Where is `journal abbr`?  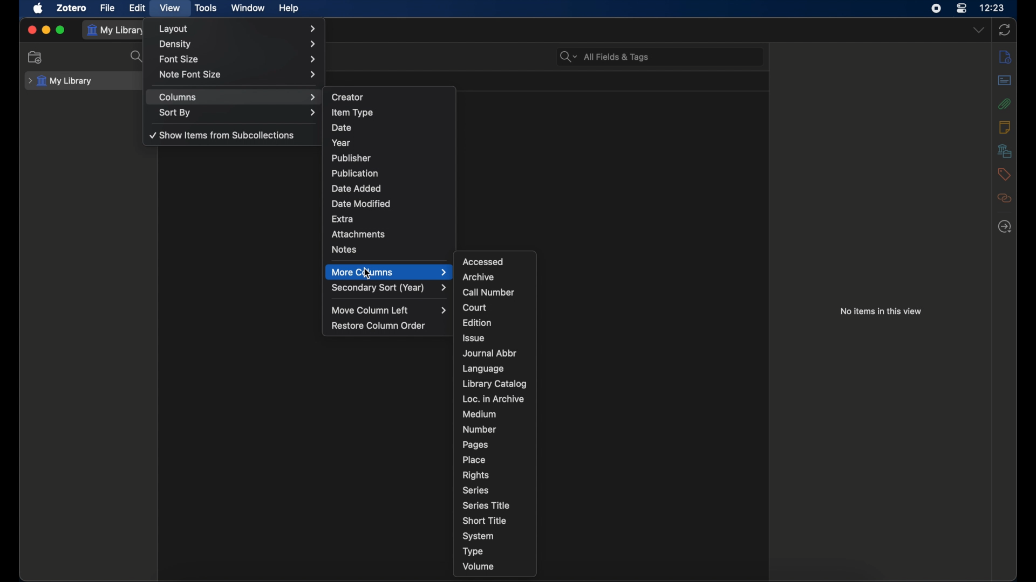 journal abbr is located at coordinates (489, 354).